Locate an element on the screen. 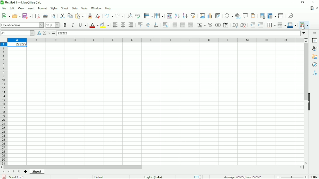  Decrease indent is located at coordinates (261, 25).